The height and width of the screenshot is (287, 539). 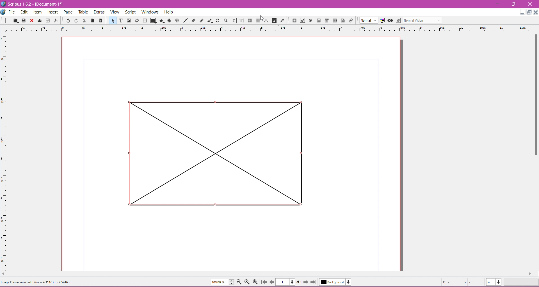 What do you see at coordinates (536, 12) in the screenshot?
I see `Close Document` at bounding box center [536, 12].